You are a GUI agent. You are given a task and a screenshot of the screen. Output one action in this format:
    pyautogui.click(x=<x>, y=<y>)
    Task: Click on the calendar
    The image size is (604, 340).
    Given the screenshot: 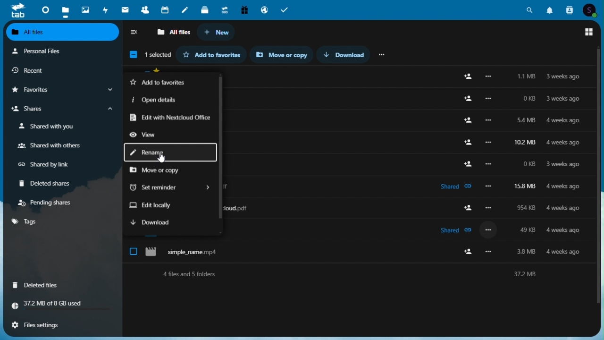 What is the action you would take?
    pyautogui.click(x=166, y=9)
    